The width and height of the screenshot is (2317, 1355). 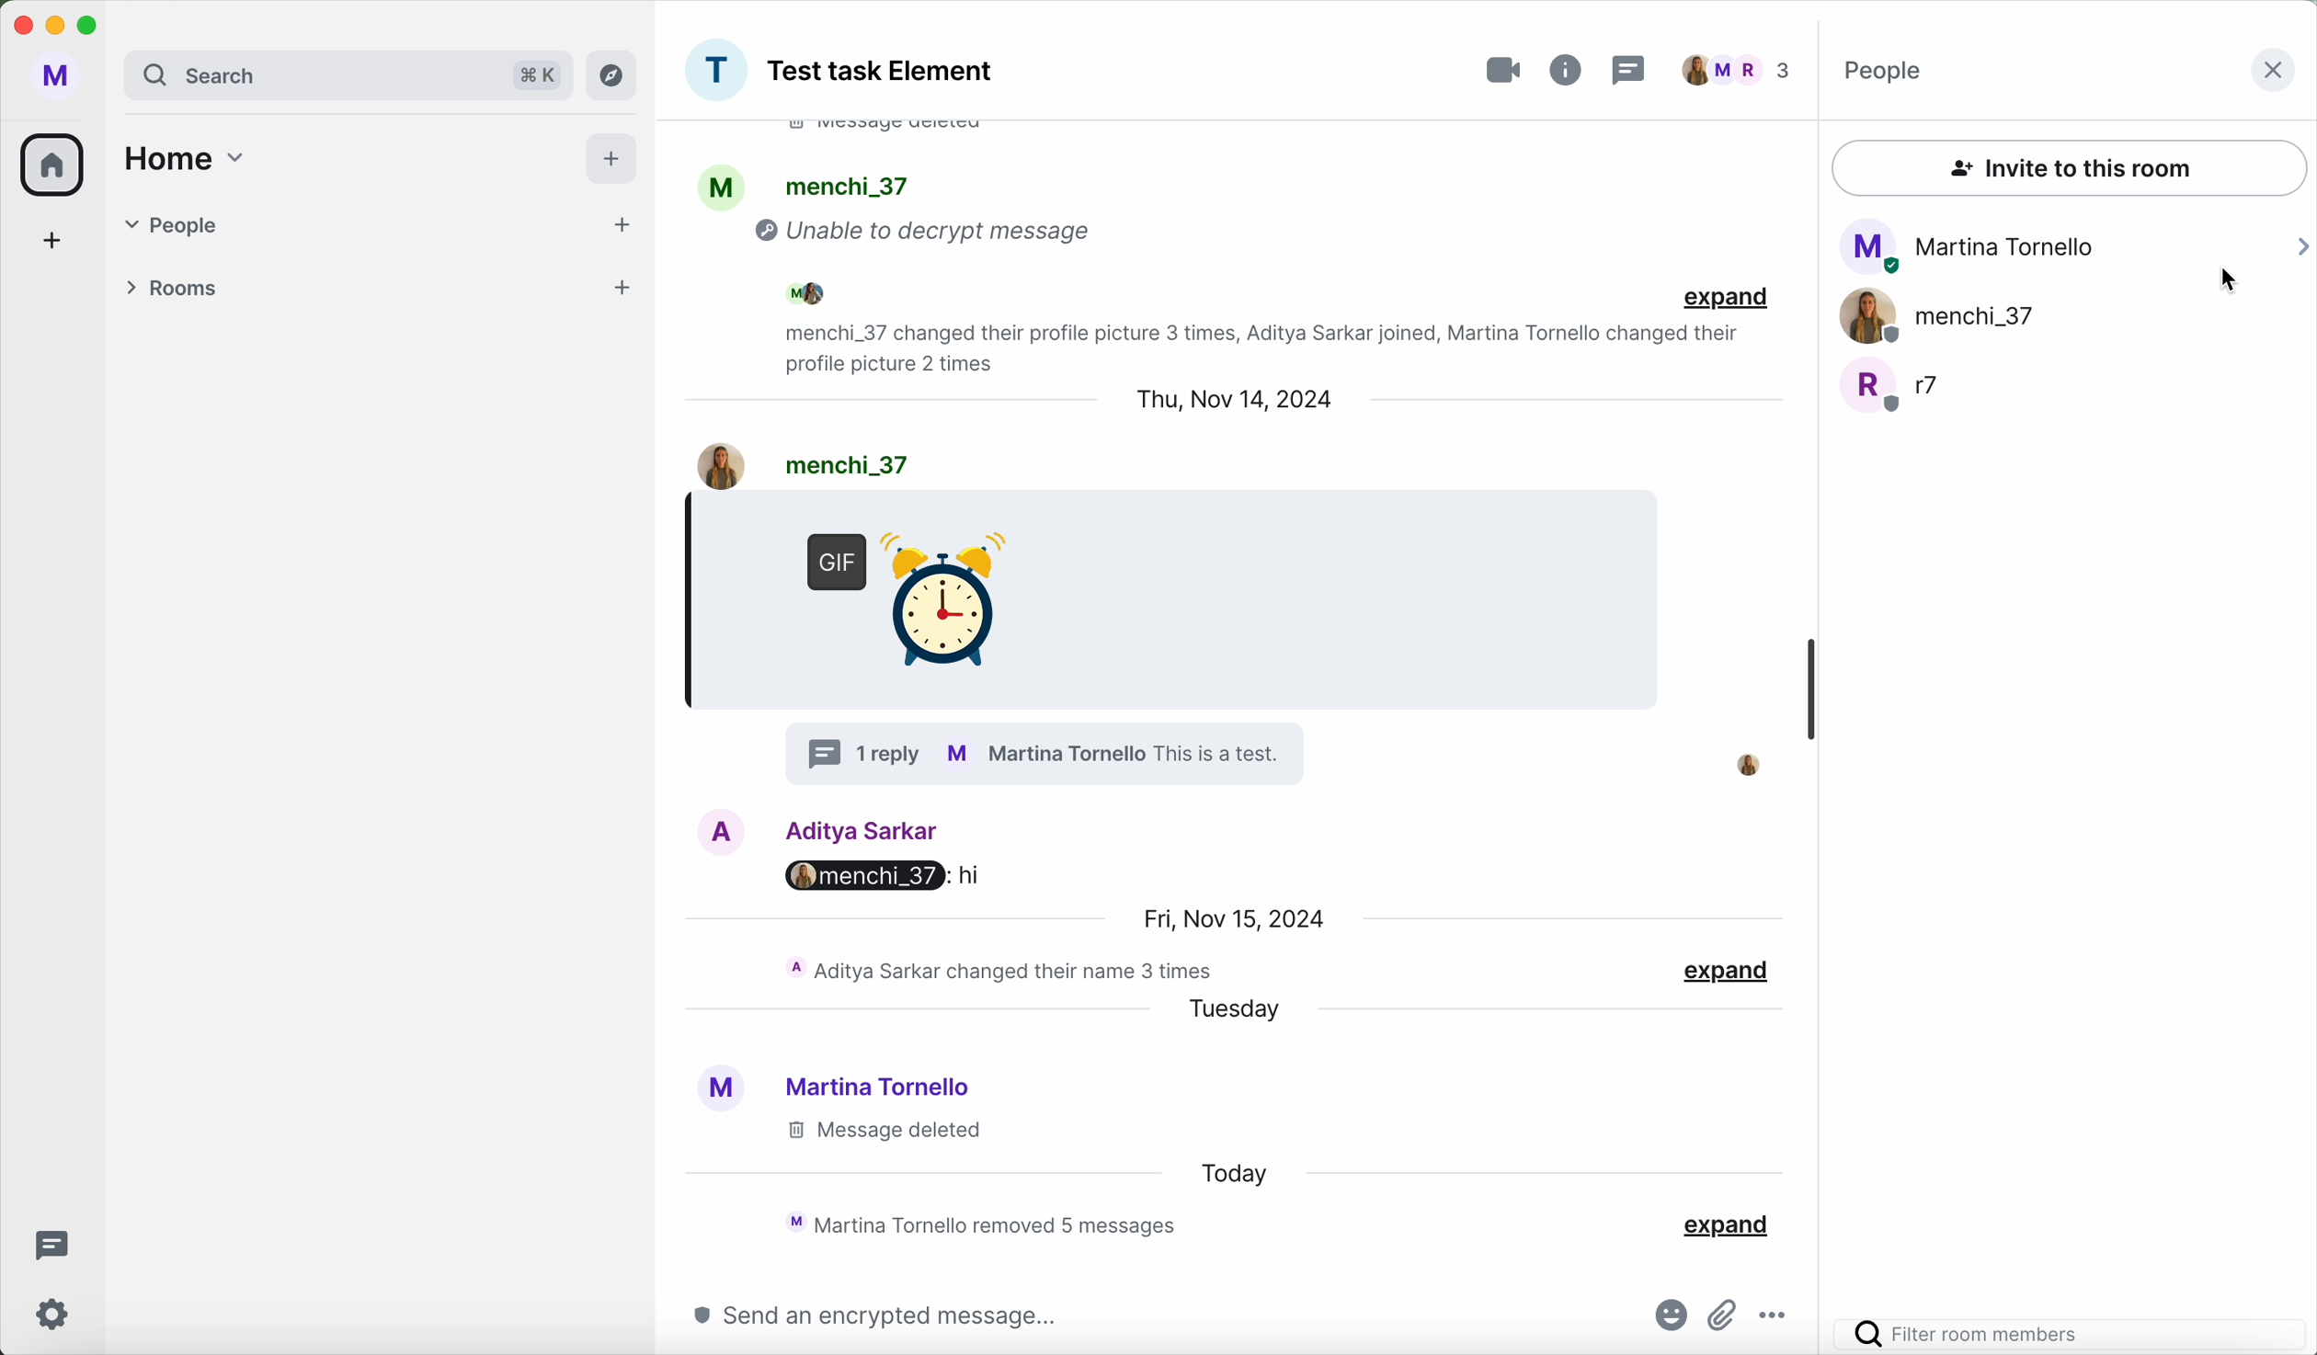 I want to click on profile, so click(x=724, y=186).